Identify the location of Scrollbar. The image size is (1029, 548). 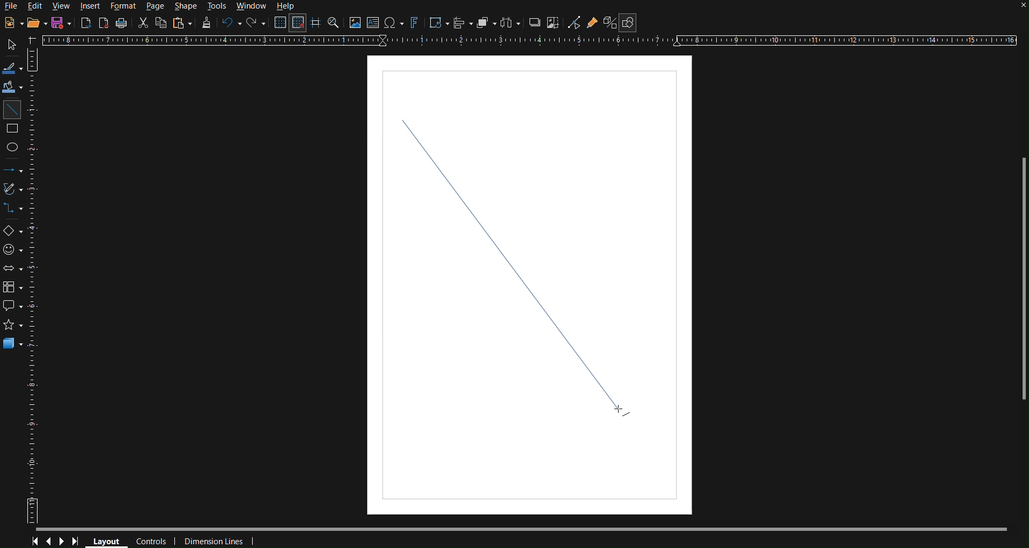
(1022, 279).